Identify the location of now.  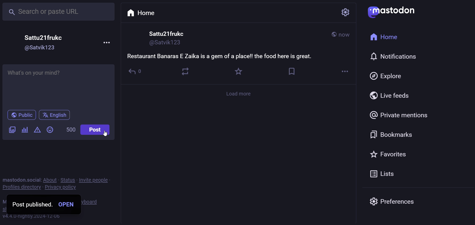
(345, 36).